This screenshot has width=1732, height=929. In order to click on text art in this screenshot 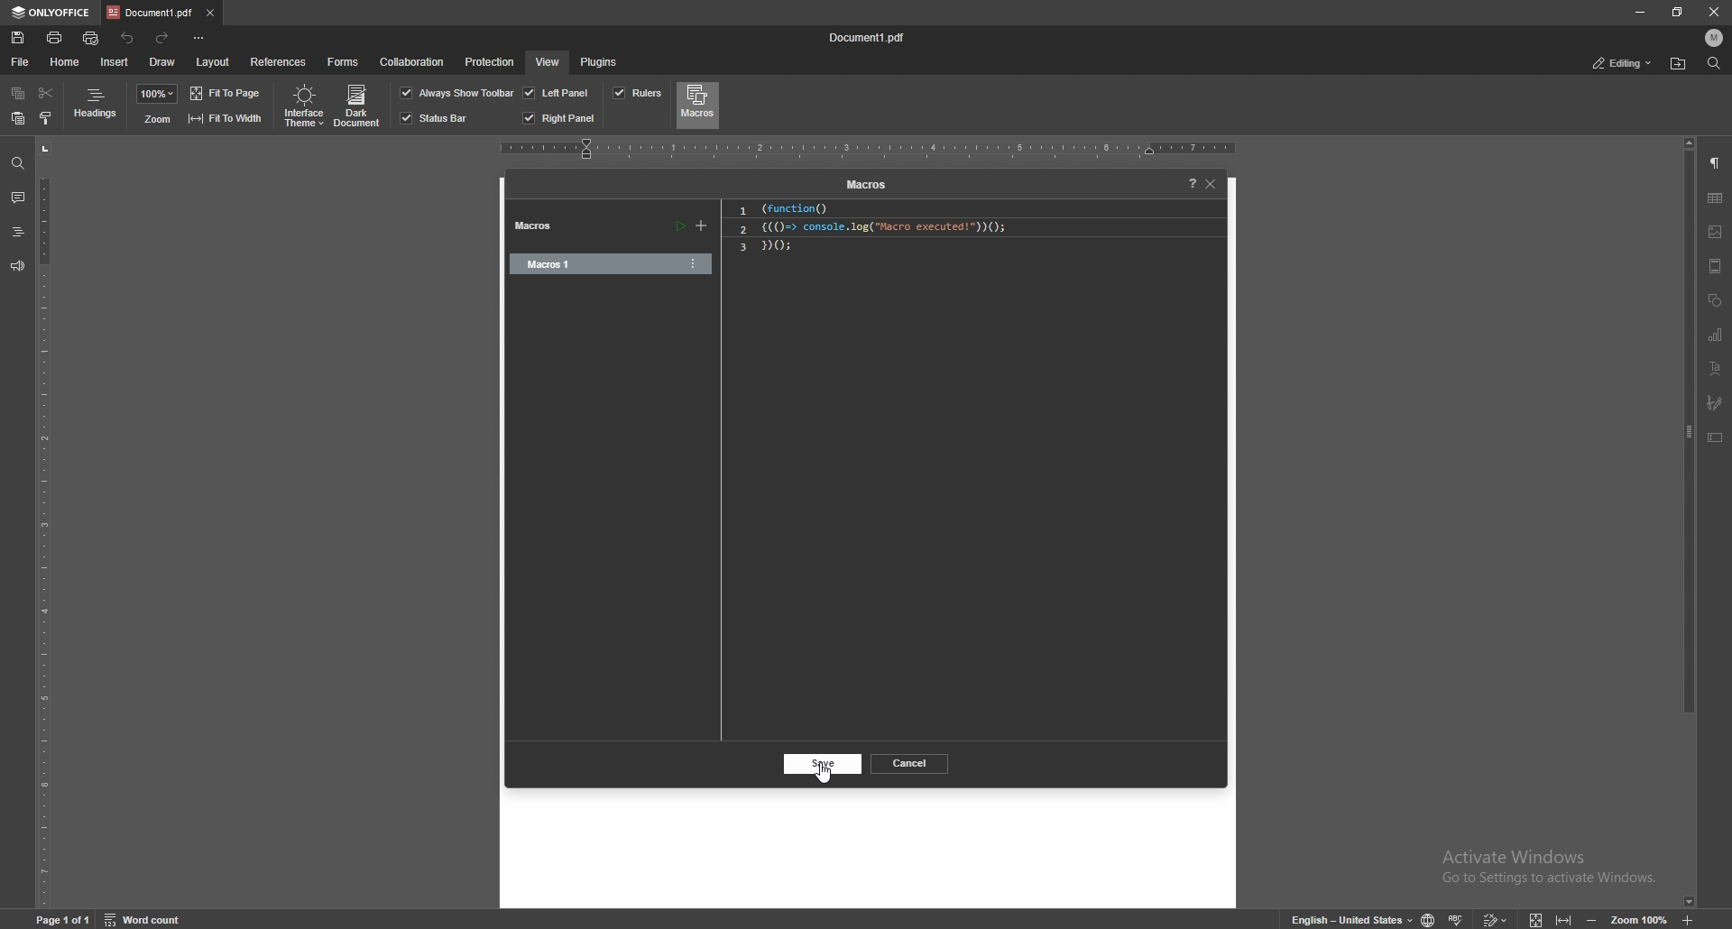, I will do `click(1715, 368)`.